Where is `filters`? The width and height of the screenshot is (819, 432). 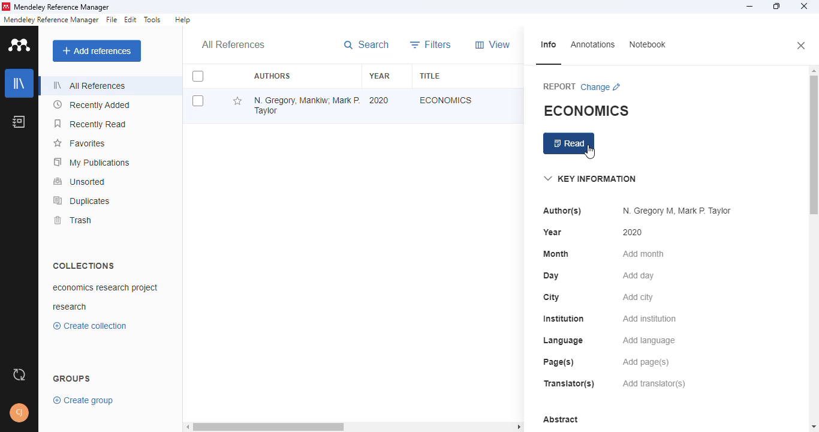
filters is located at coordinates (432, 44).